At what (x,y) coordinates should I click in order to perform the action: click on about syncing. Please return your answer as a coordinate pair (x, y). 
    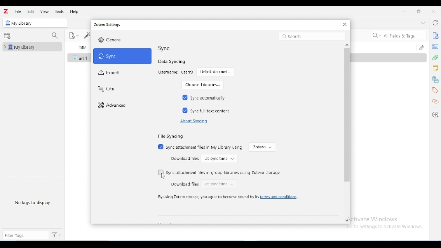
    Looking at the image, I should click on (193, 121).